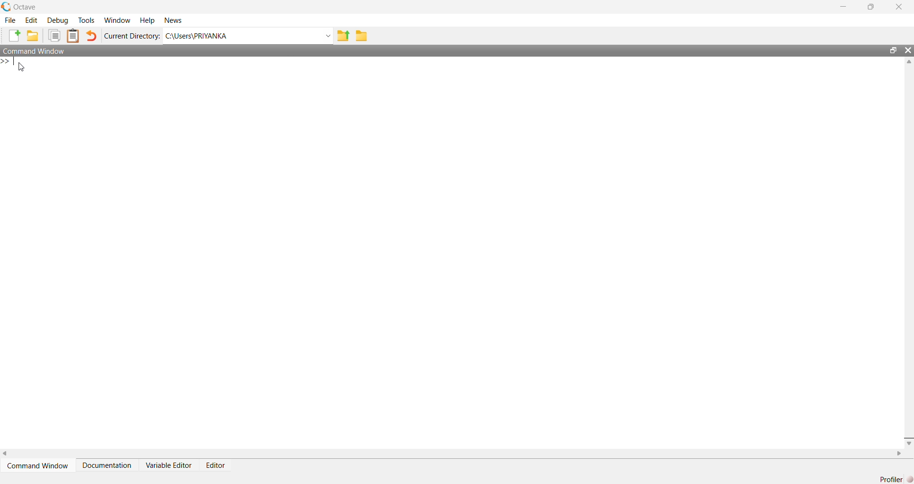 This screenshot has height=484, width=914. Describe the element at coordinates (54, 35) in the screenshot. I see `copy` at that location.